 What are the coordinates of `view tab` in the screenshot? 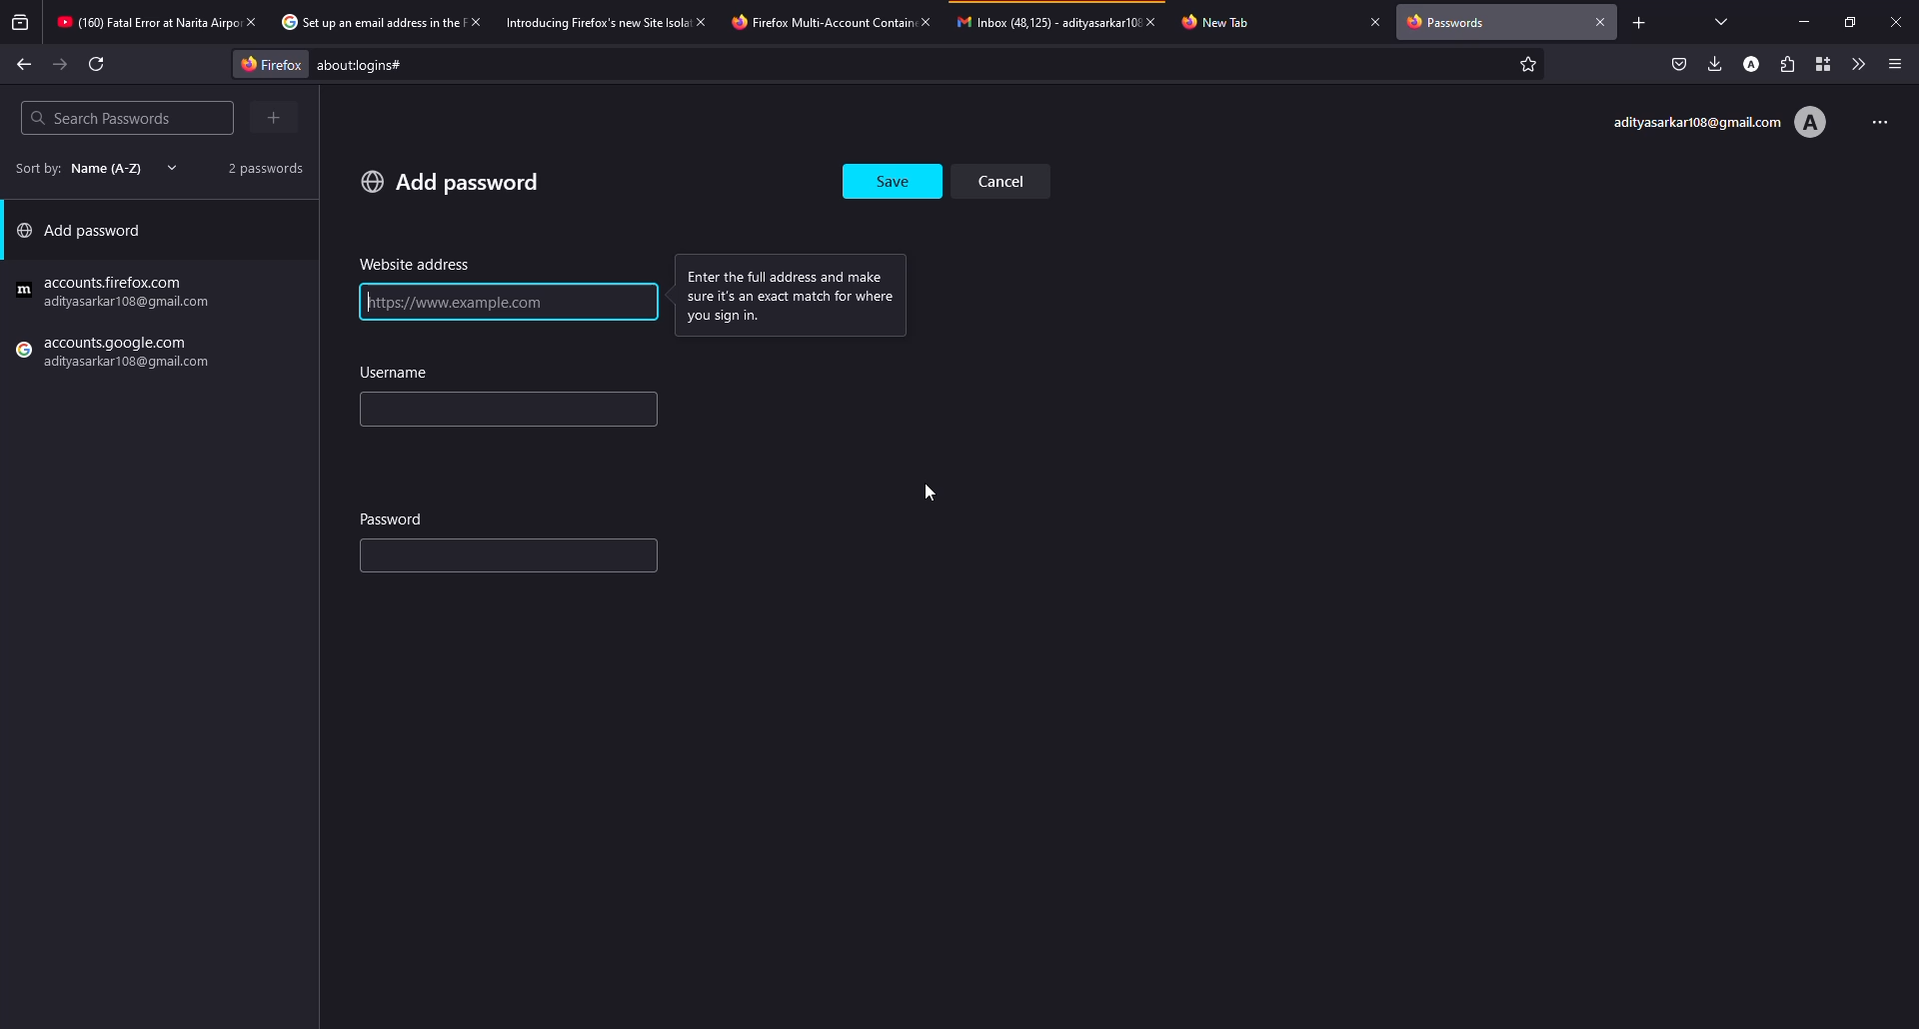 It's located at (1722, 21).